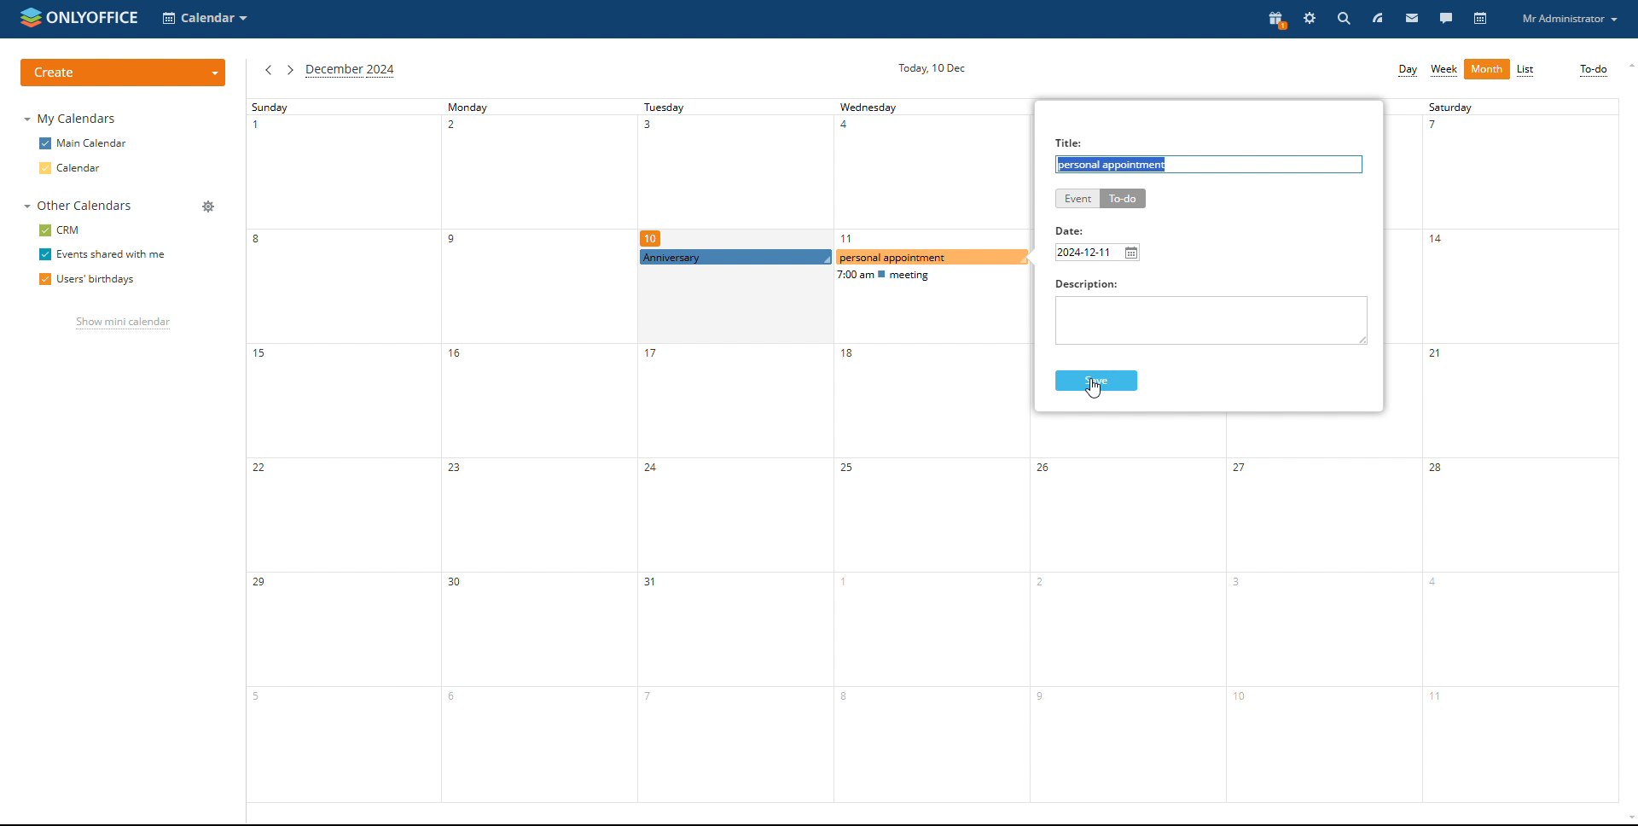  What do you see at coordinates (1487, 69) in the screenshot?
I see `month view` at bounding box center [1487, 69].